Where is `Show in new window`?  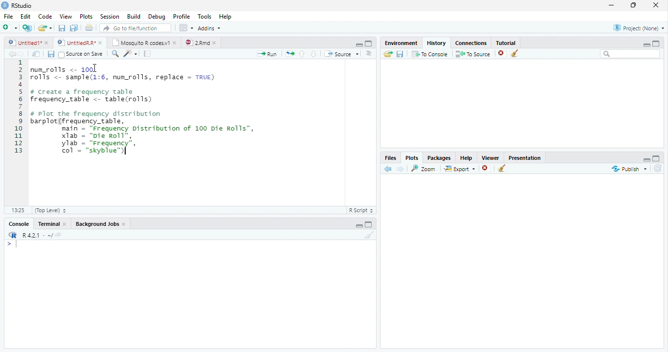
Show in new window is located at coordinates (37, 54).